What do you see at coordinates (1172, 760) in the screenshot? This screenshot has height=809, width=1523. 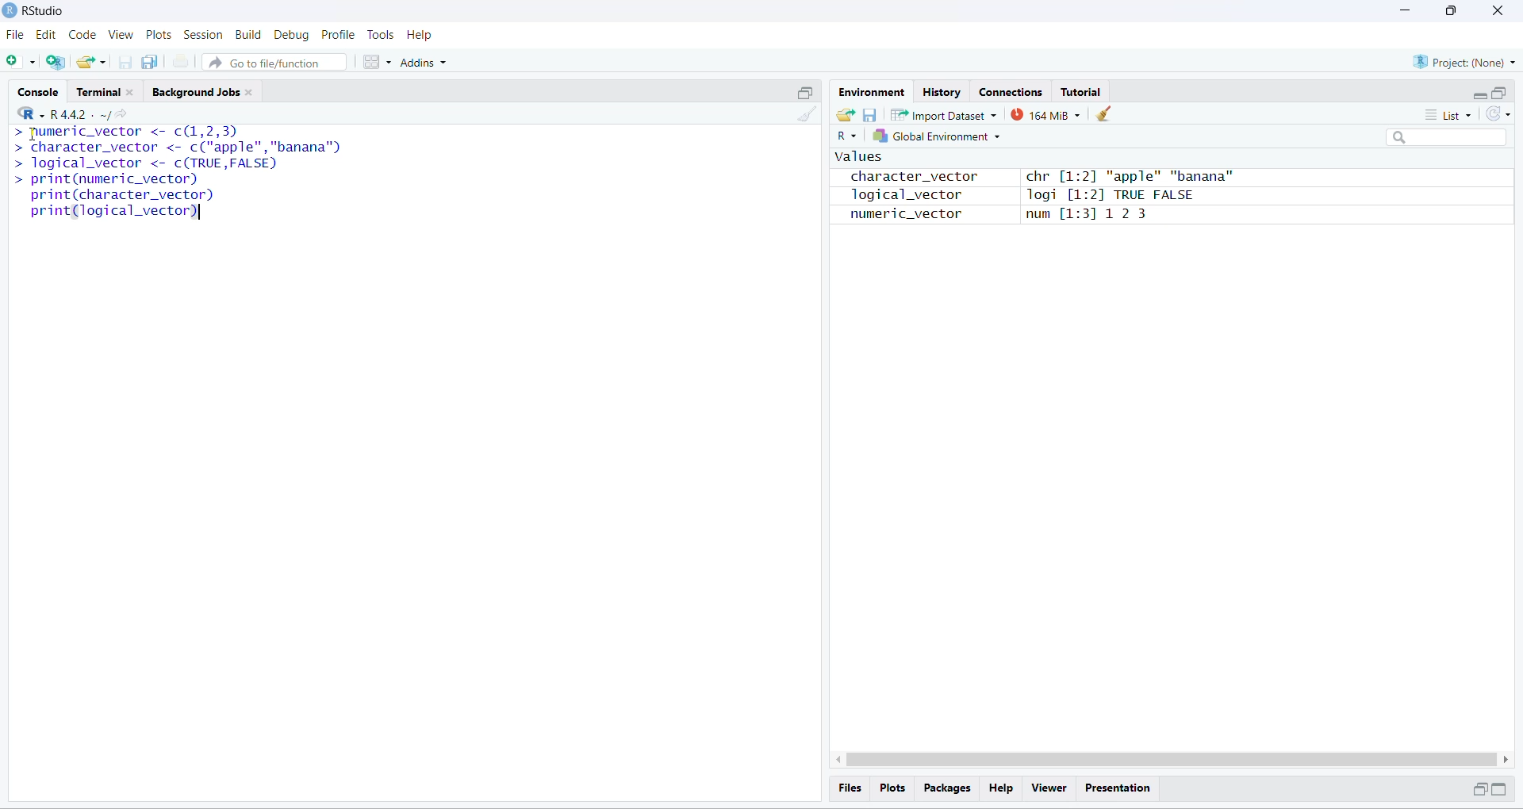 I see `scrollbar` at bounding box center [1172, 760].